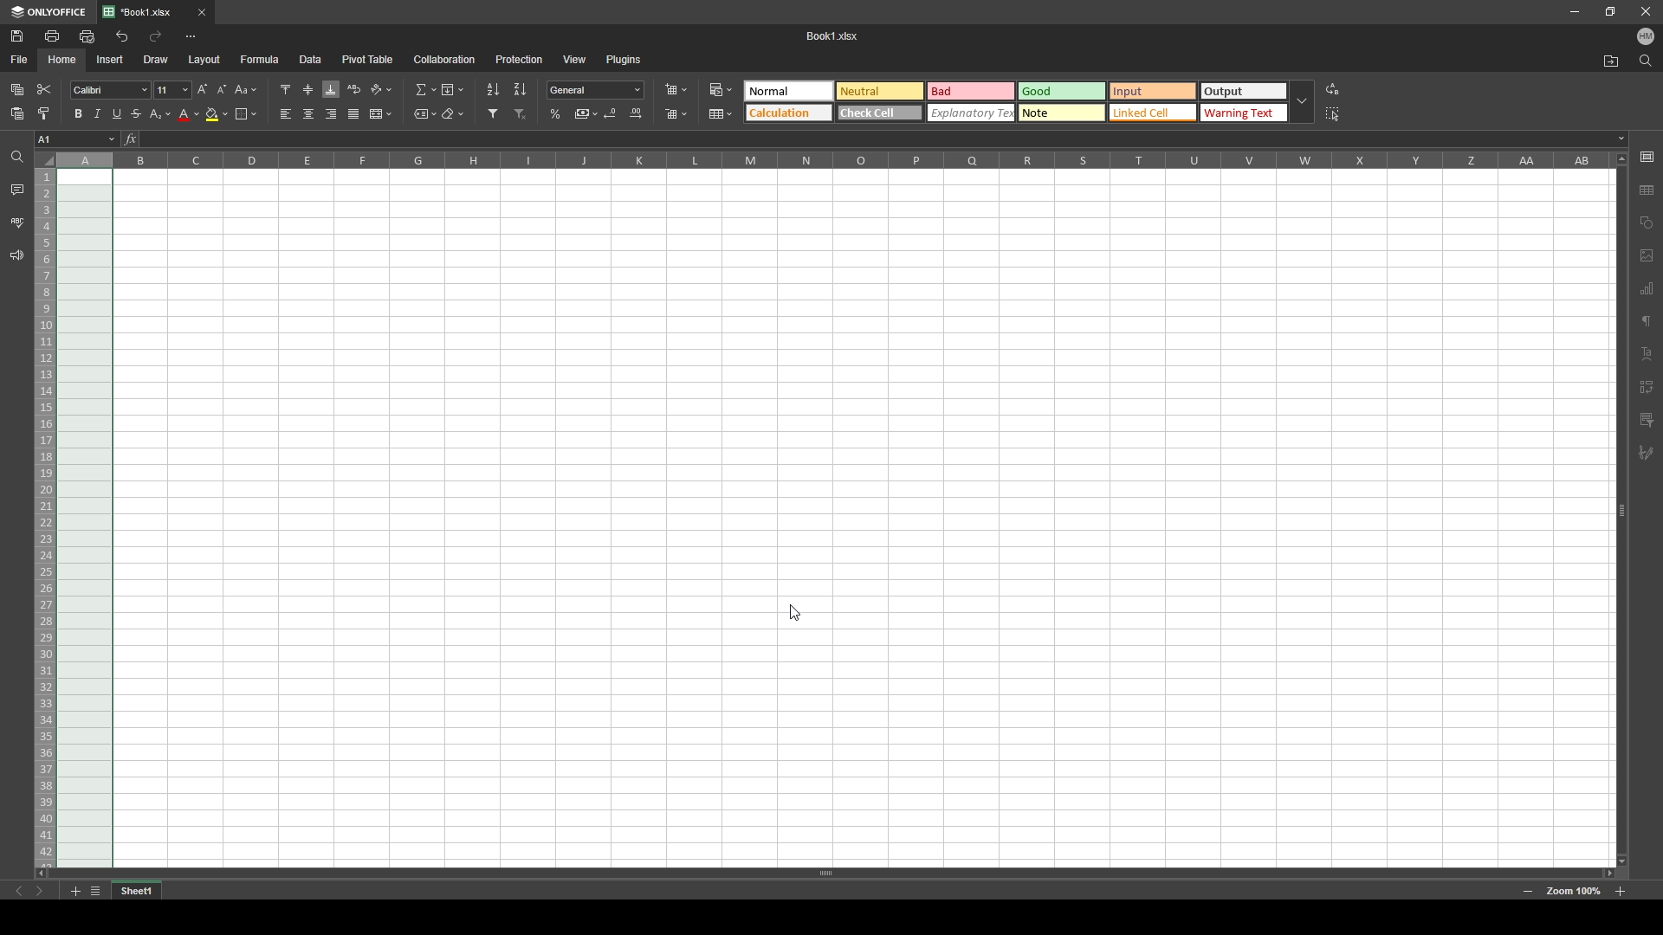 This screenshot has width=1663, height=935. I want to click on remove filter, so click(521, 113).